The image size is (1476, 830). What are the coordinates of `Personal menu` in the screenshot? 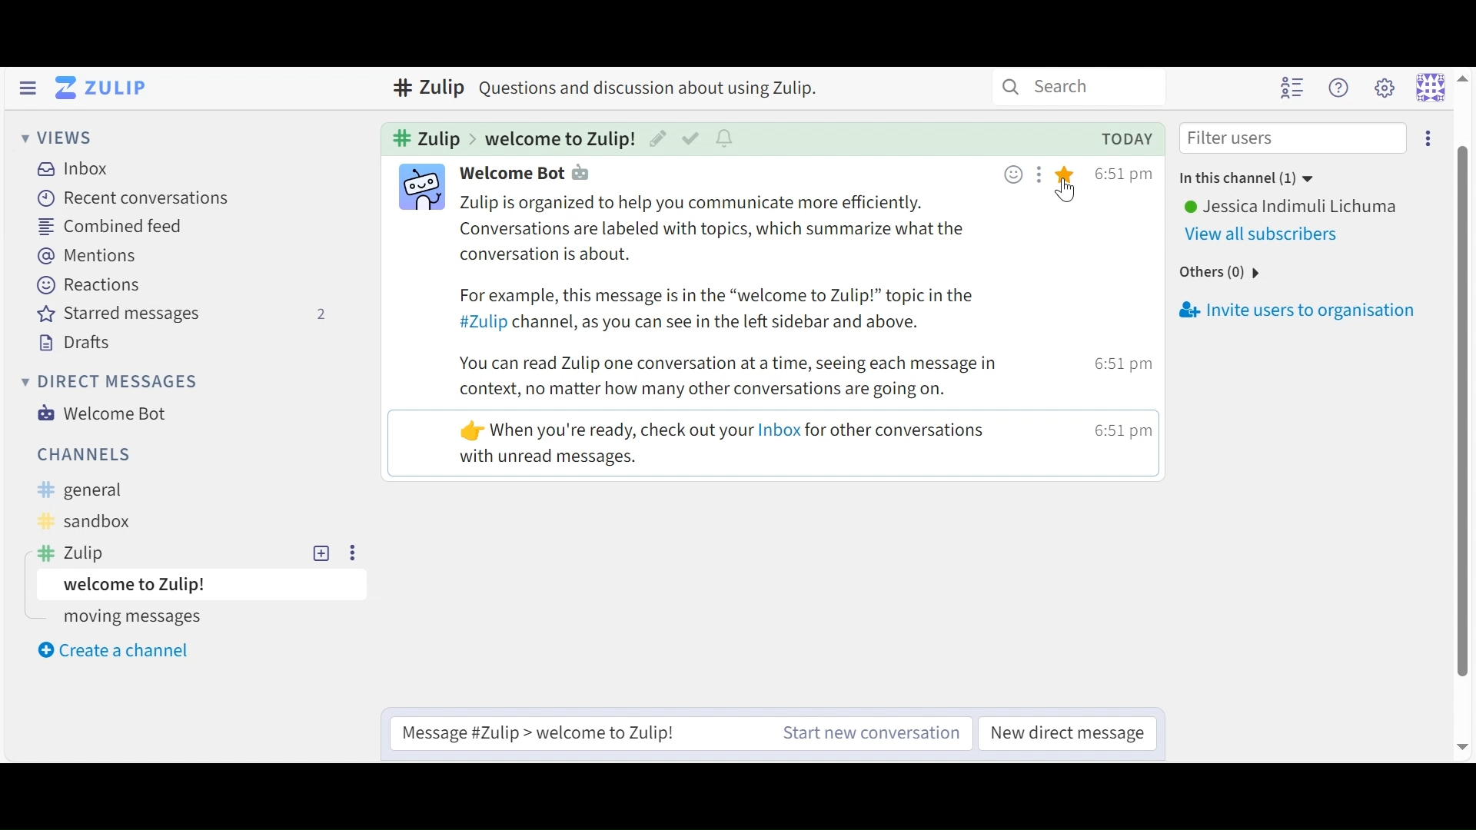 It's located at (1431, 86).